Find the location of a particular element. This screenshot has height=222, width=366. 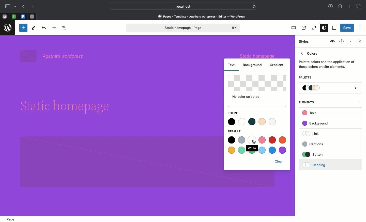

Colors is located at coordinates (327, 59).